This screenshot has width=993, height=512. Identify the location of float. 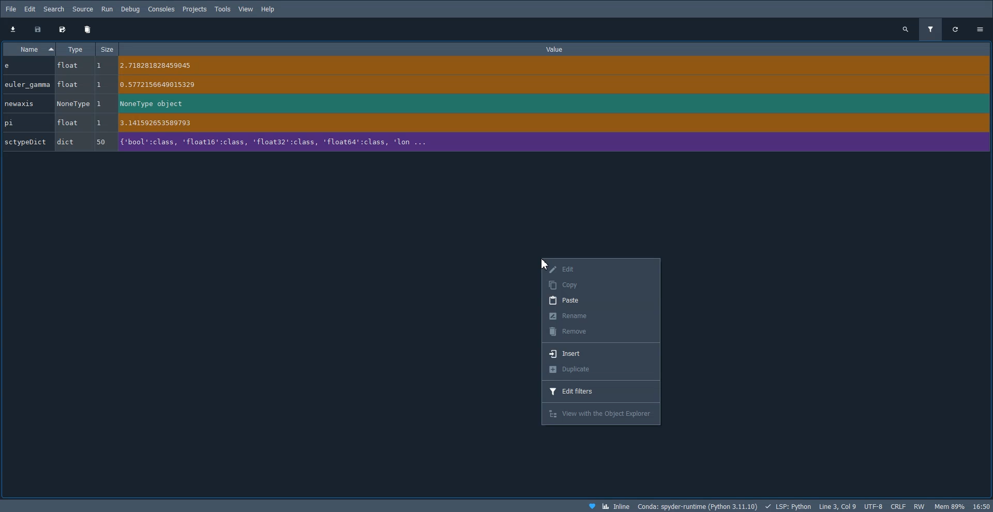
(67, 85).